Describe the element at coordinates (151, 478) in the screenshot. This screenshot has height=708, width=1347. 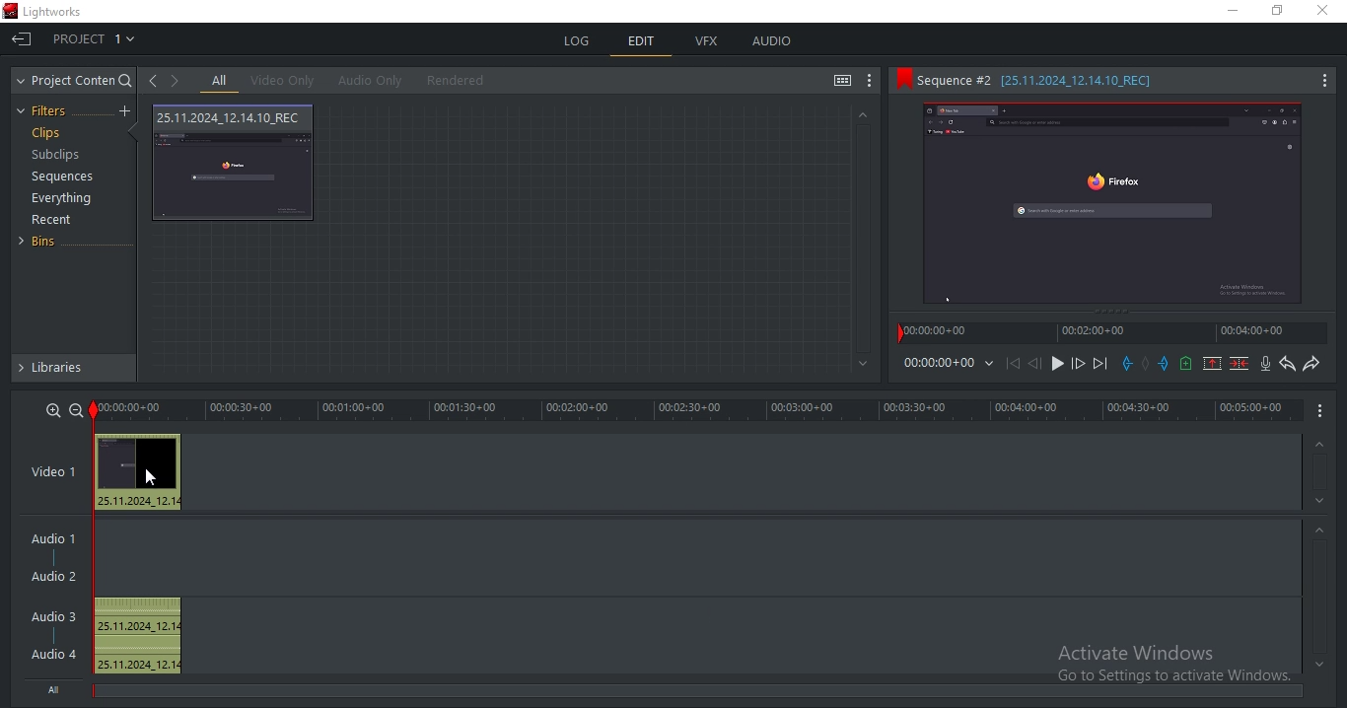
I see `cursor` at that location.